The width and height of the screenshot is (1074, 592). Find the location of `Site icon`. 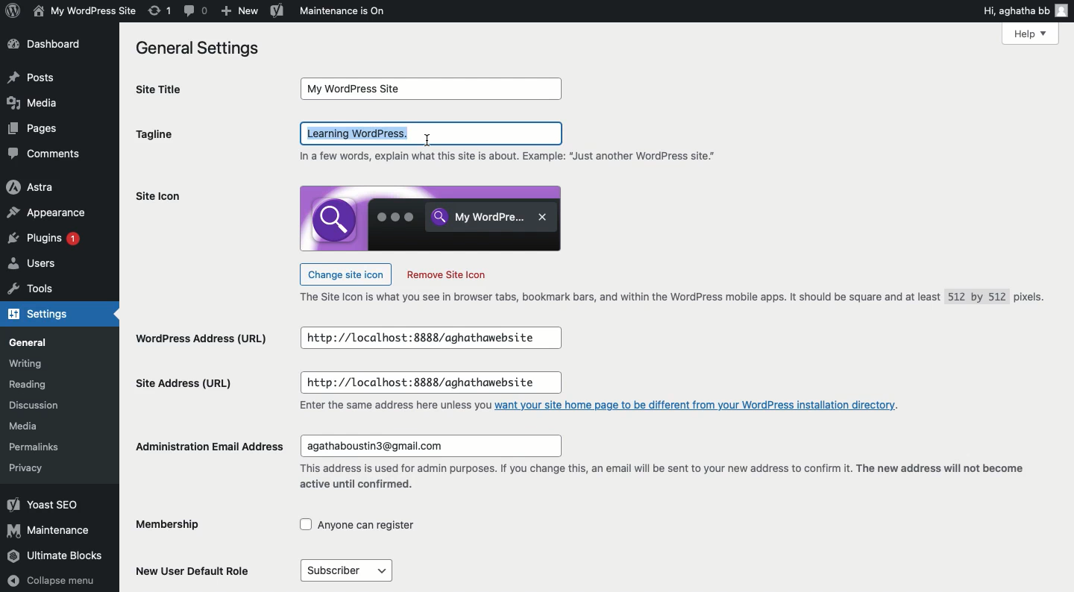

Site icon is located at coordinates (158, 196).